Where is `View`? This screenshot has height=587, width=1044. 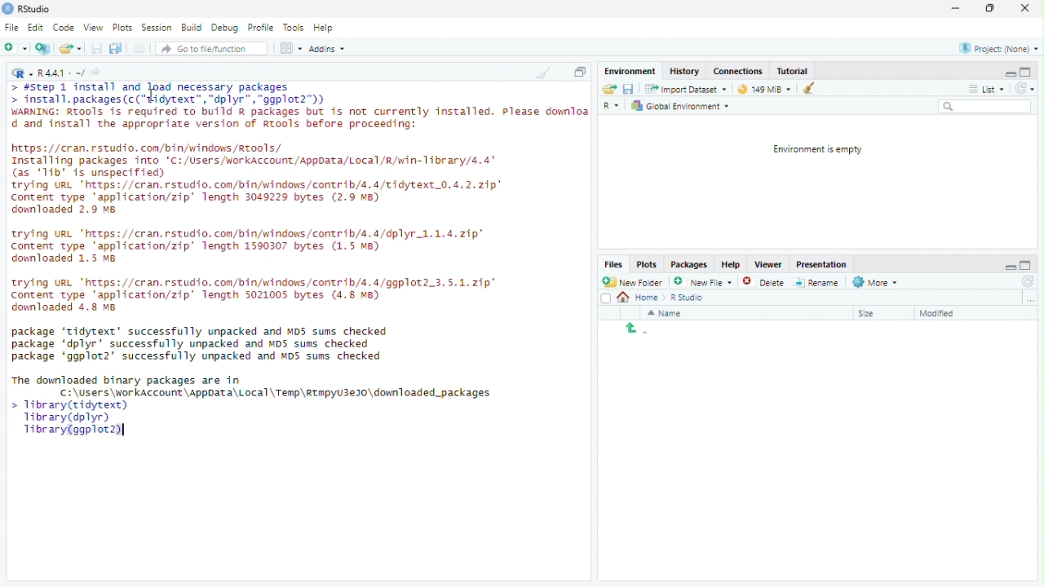
View is located at coordinates (93, 28).